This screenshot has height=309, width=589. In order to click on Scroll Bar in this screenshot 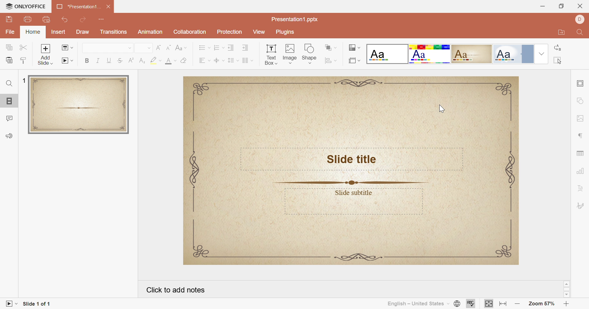, I will do `click(566, 290)`.